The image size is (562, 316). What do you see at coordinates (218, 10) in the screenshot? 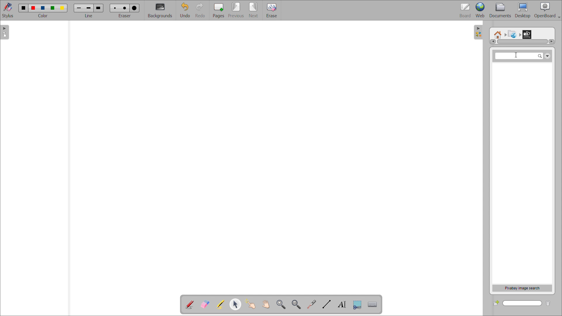
I see `add pages` at bounding box center [218, 10].